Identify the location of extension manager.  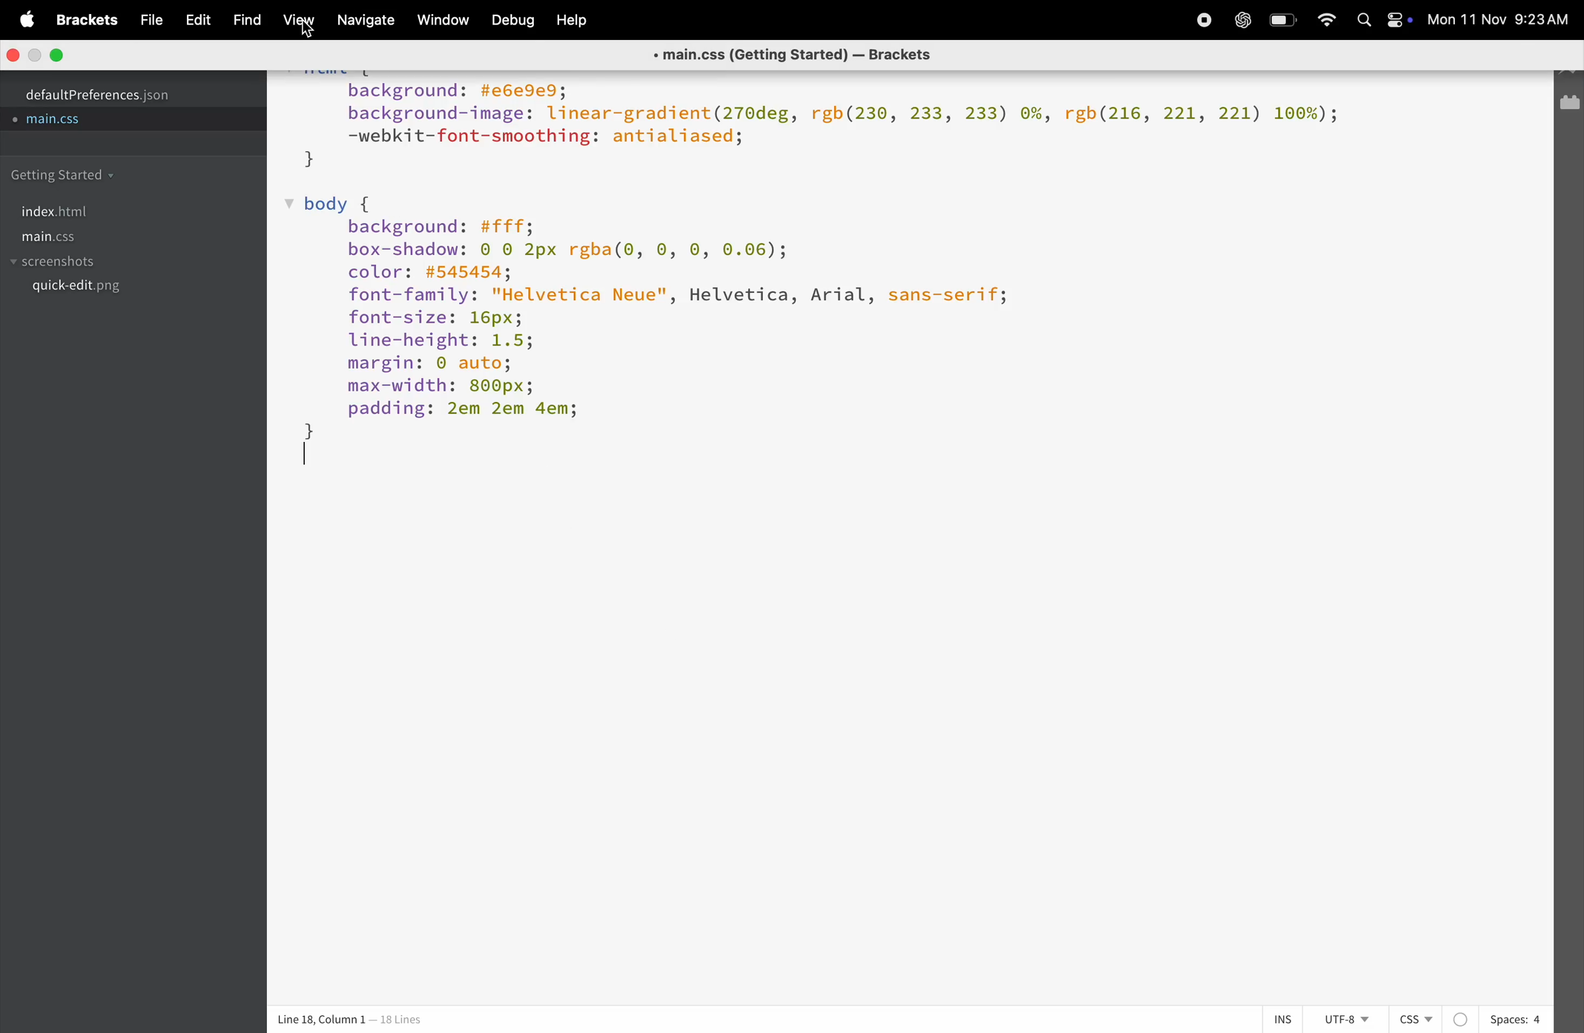
(1571, 108).